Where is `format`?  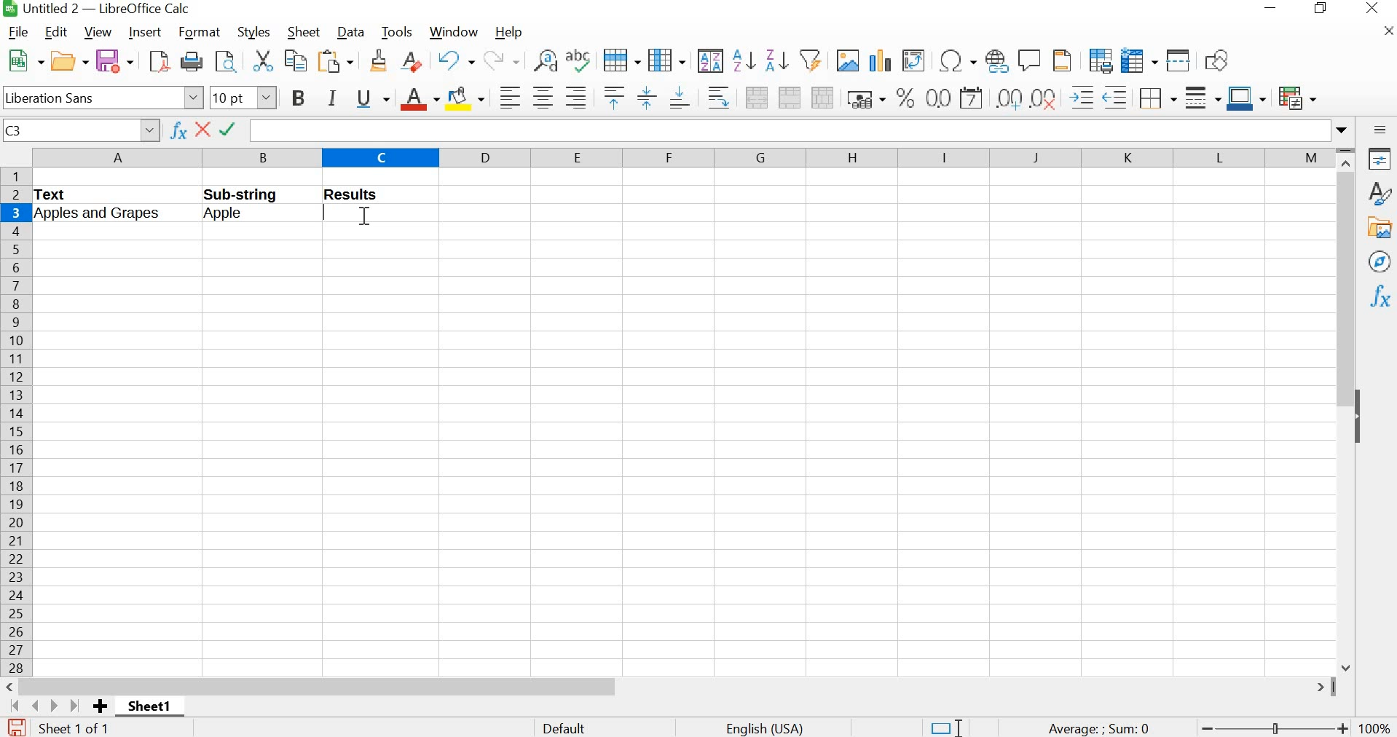
format is located at coordinates (200, 32).